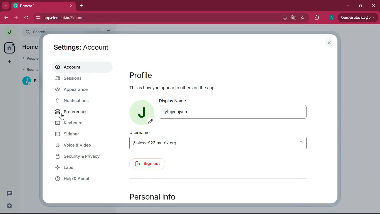 The height and width of the screenshot is (214, 380). What do you see at coordinates (360, 6) in the screenshot?
I see `restore down` at bounding box center [360, 6].